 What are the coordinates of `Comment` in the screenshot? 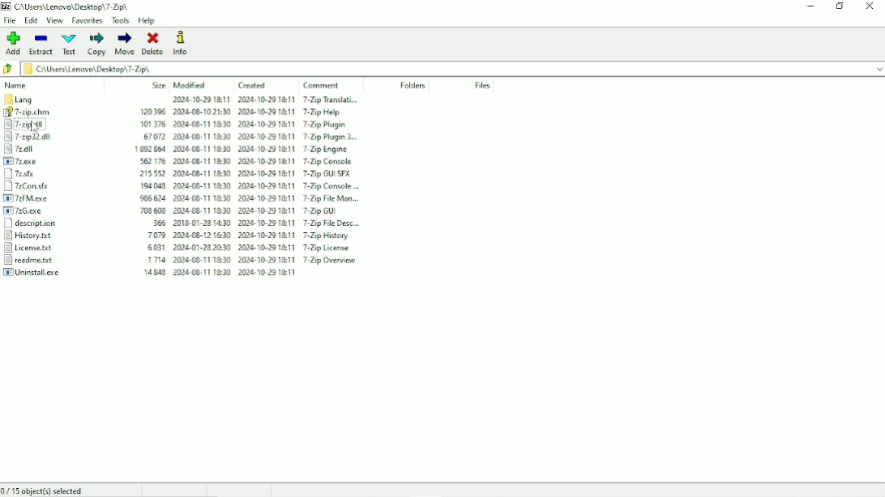 It's located at (323, 85).